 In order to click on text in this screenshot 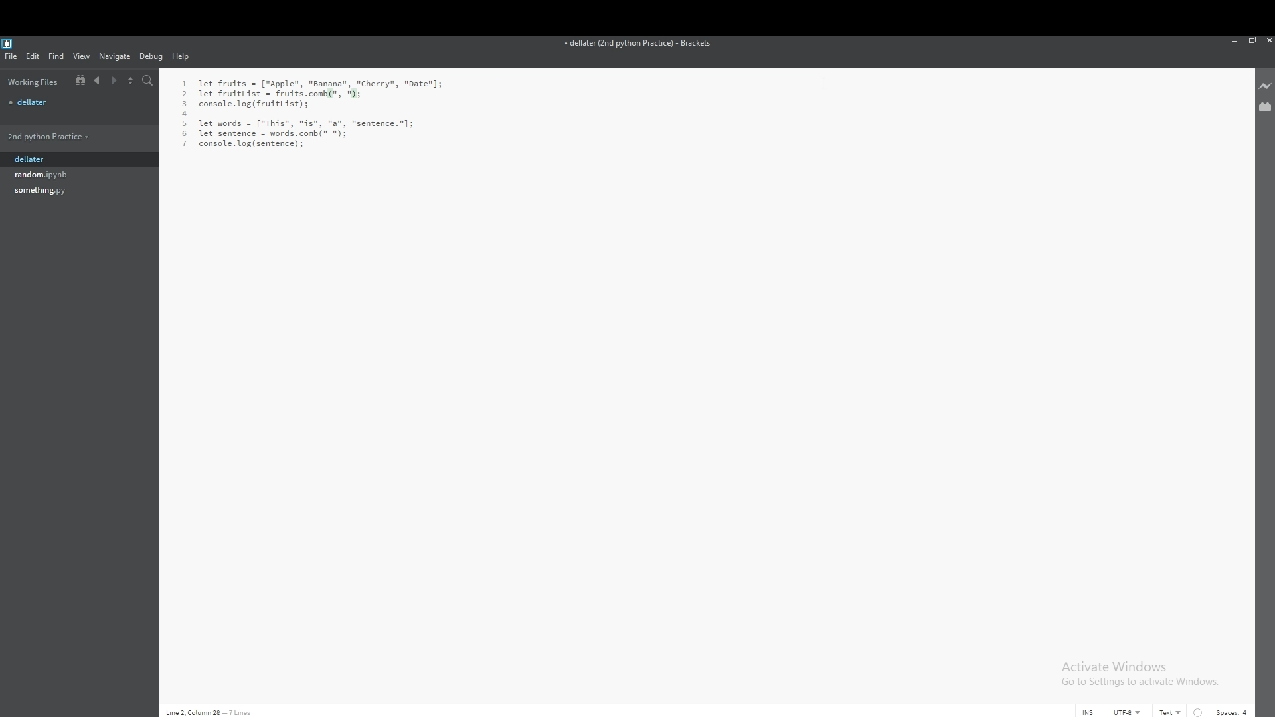, I will do `click(1171, 712)`.